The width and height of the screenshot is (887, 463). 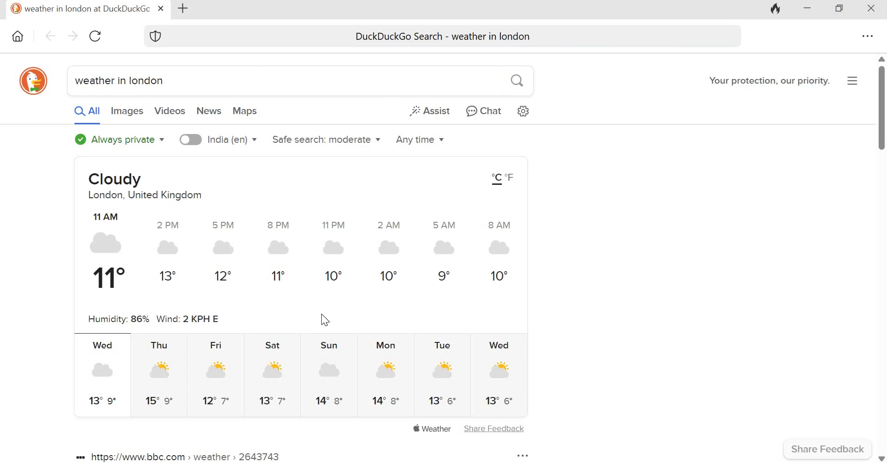 I want to click on DuckDuckGo search - weather in london, so click(x=451, y=36).